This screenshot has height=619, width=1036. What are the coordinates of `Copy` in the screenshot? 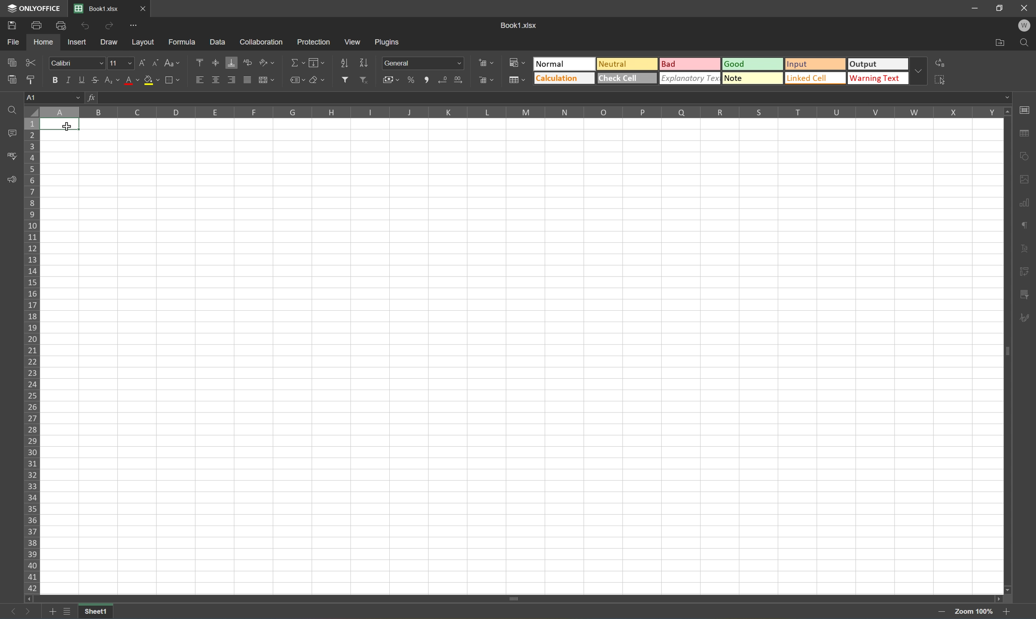 It's located at (12, 61).